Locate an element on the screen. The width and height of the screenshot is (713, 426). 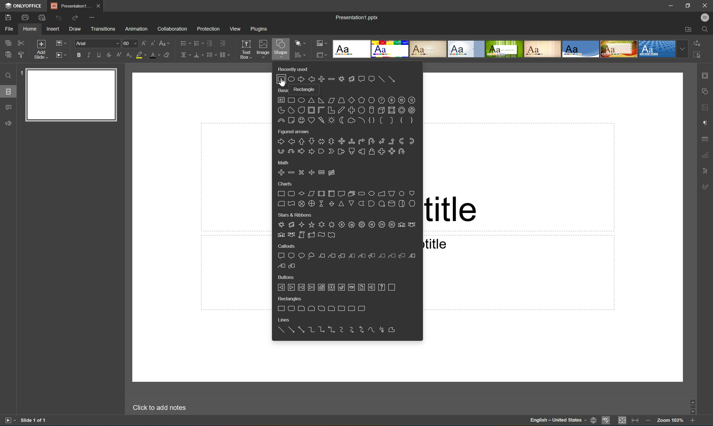
Slide 1 of 1 is located at coordinates (35, 421).